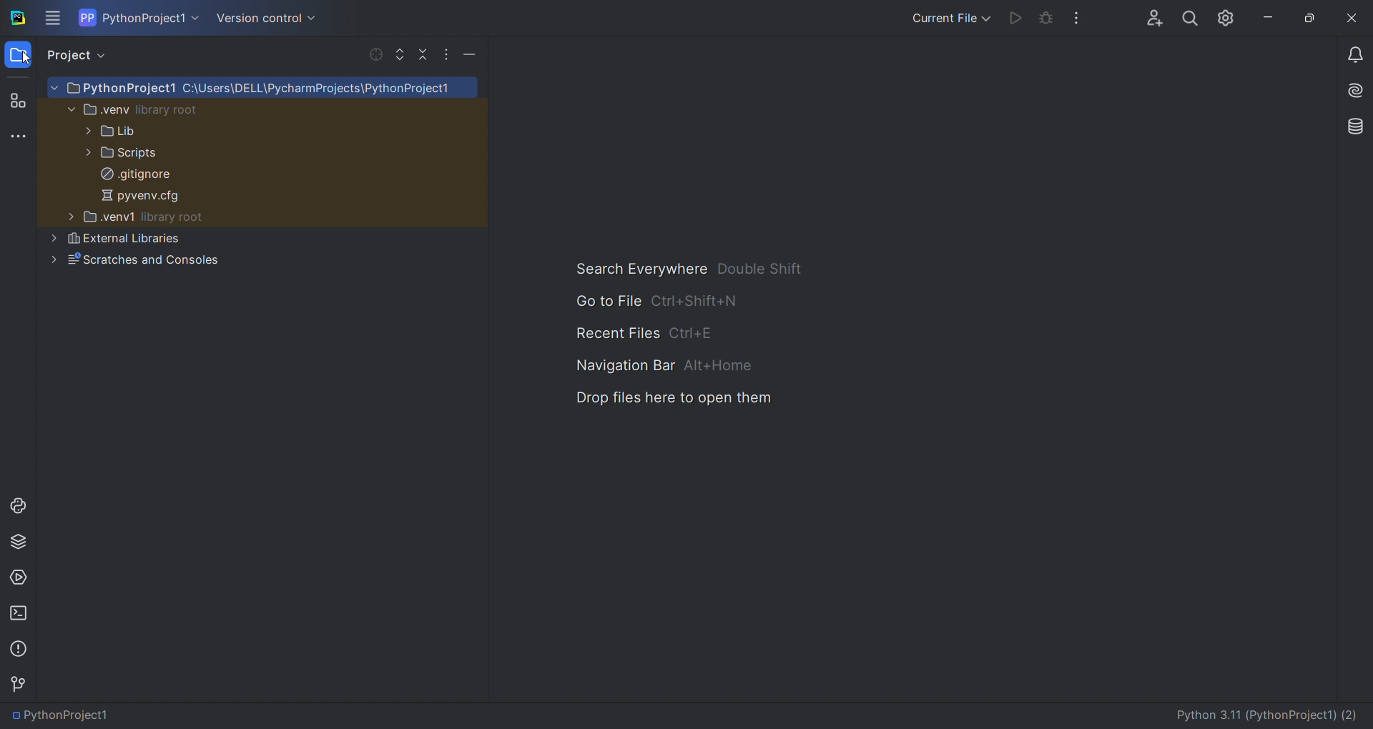 The image size is (1373, 729). I want to click on ai assistant, so click(1352, 90).